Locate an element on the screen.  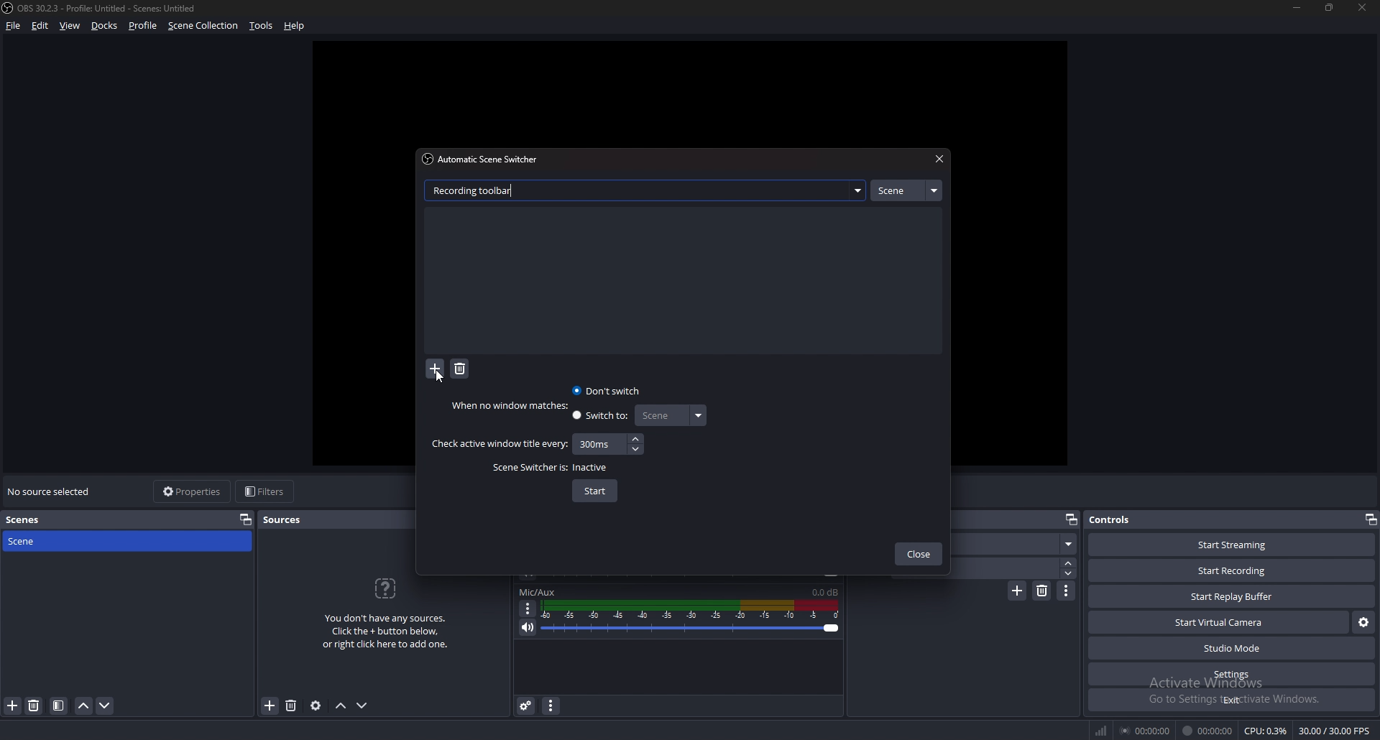
start streaming is located at coordinates (1233, 545).